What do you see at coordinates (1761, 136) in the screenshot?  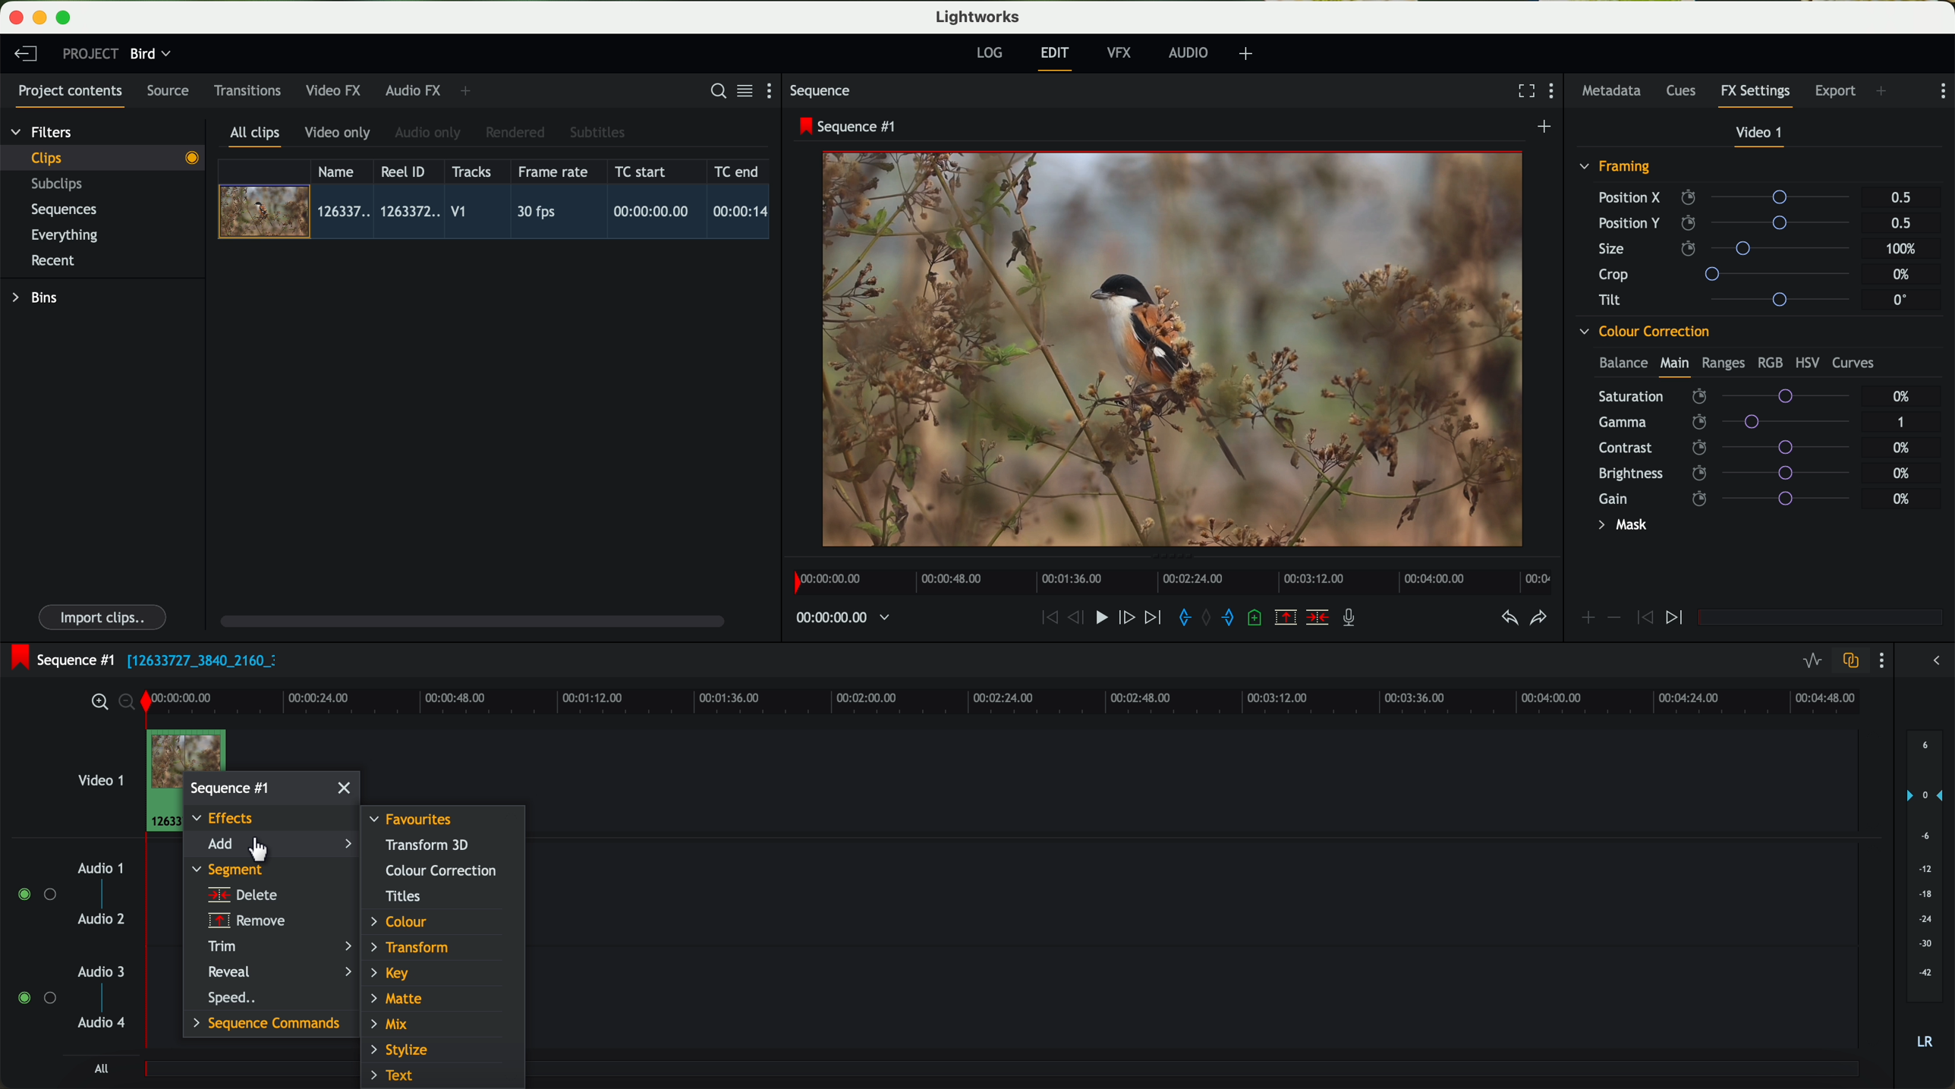 I see `video 1` at bounding box center [1761, 136].